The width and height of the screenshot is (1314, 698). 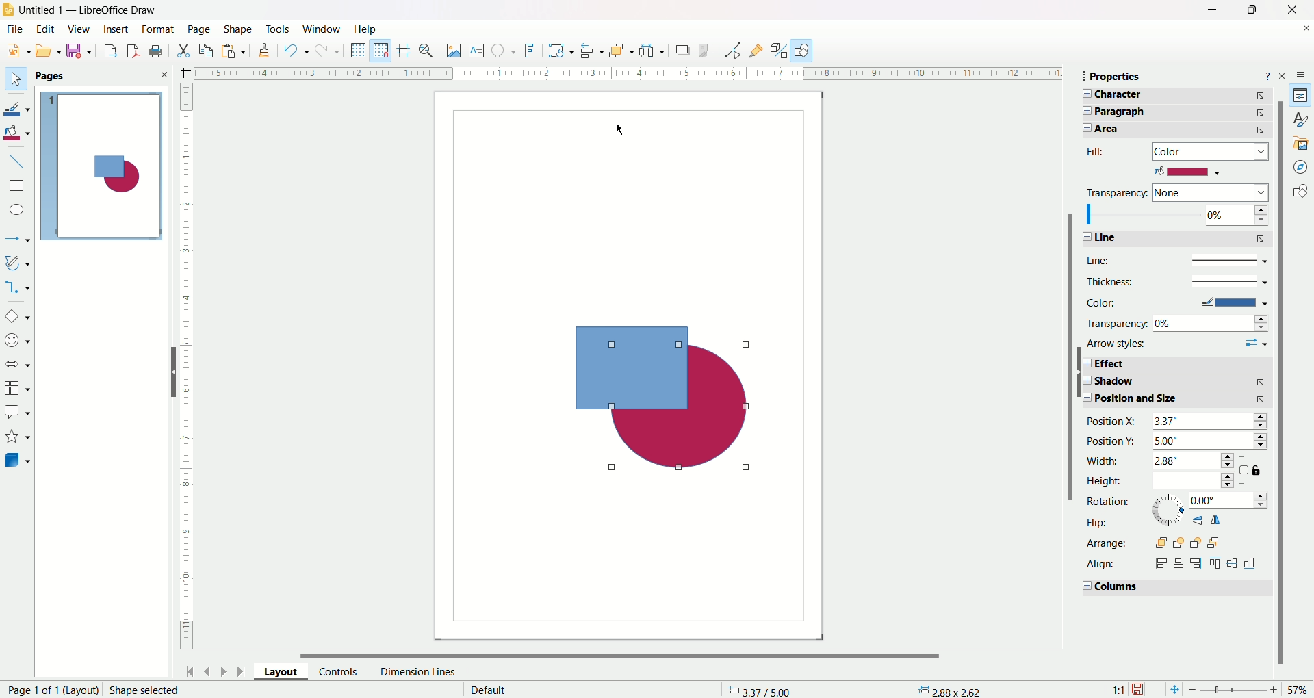 What do you see at coordinates (1253, 471) in the screenshot?
I see `lock` at bounding box center [1253, 471].